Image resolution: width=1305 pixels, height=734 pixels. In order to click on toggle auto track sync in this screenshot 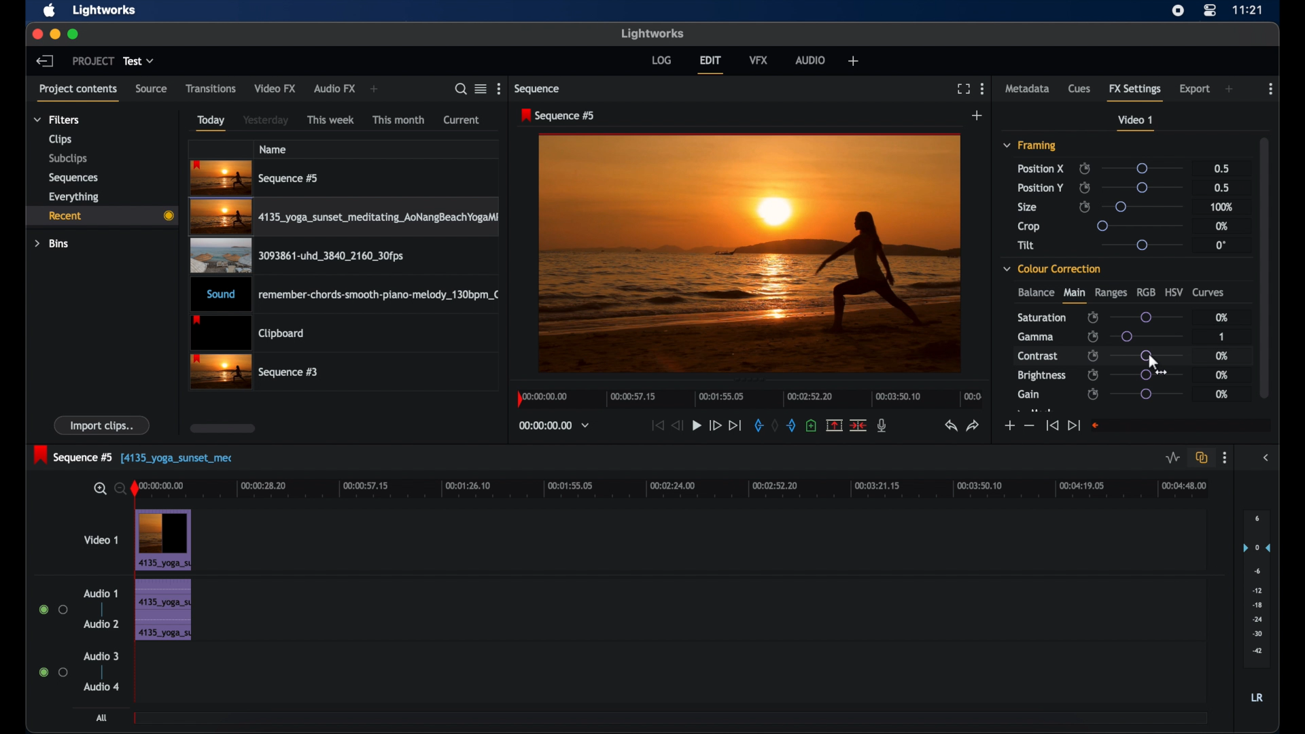, I will do `click(1202, 458)`.